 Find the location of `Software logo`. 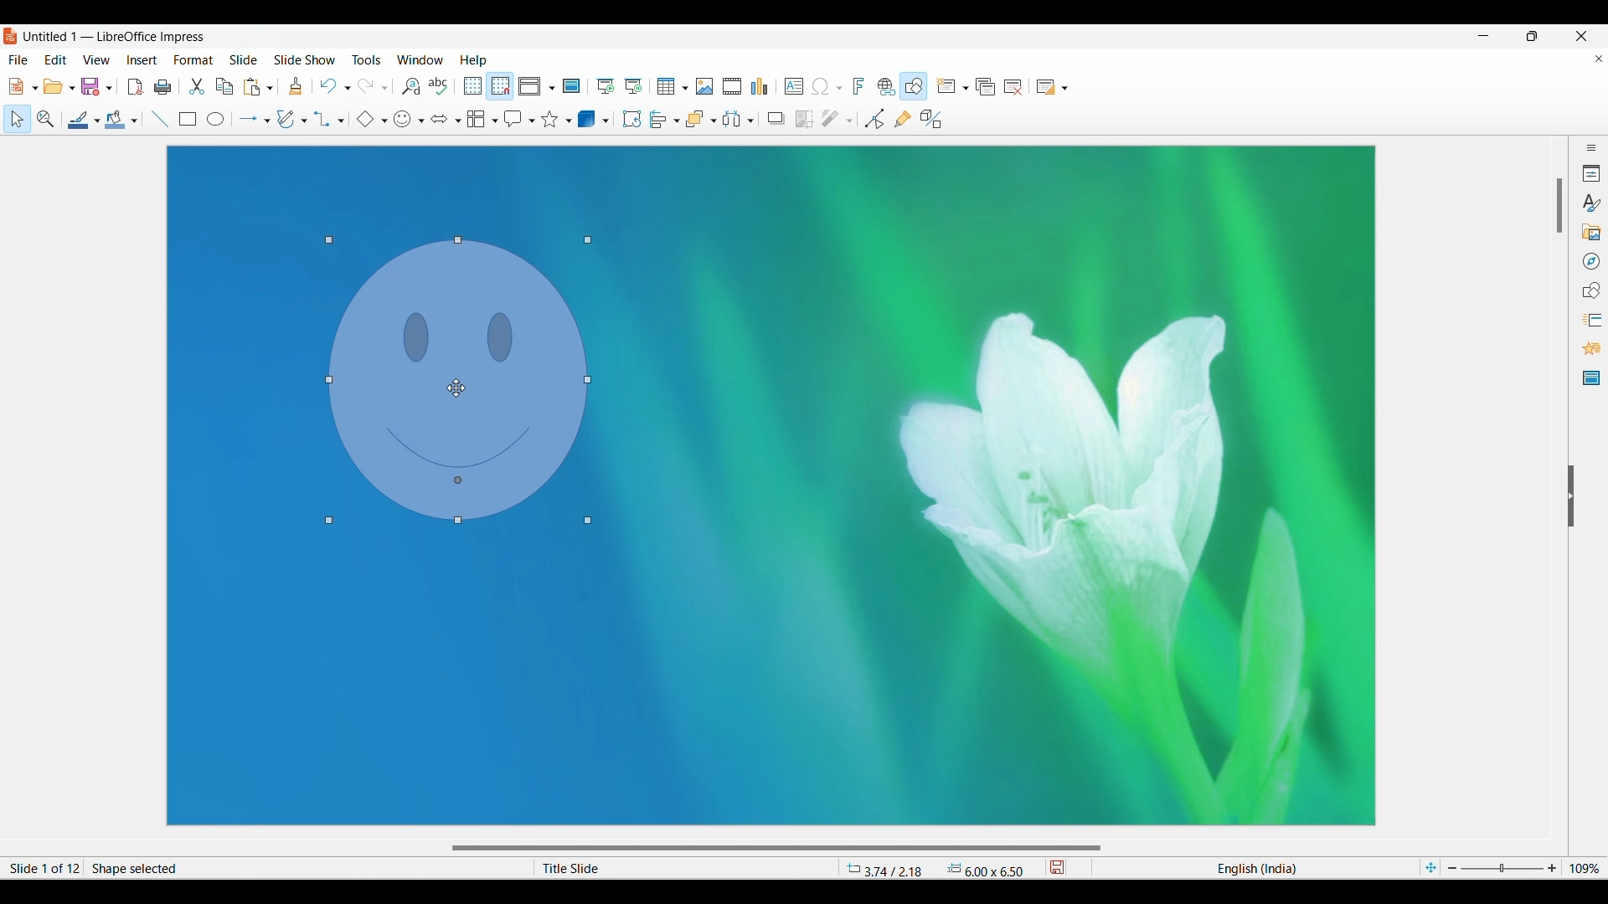

Software logo is located at coordinates (11, 36).